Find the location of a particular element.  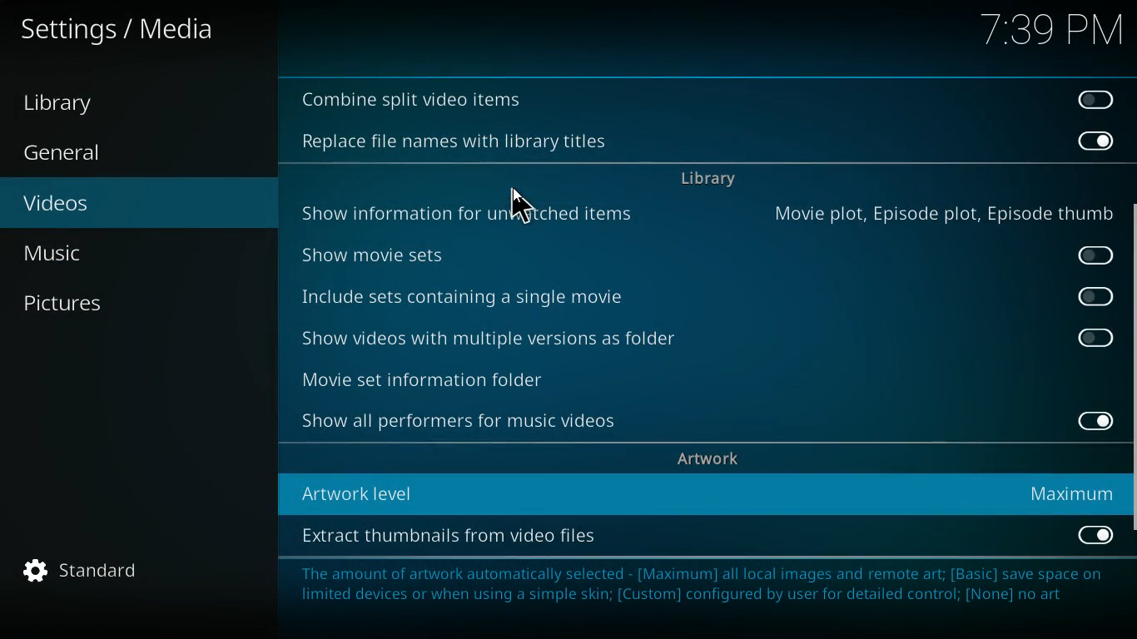

off is located at coordinates (1097, 297).